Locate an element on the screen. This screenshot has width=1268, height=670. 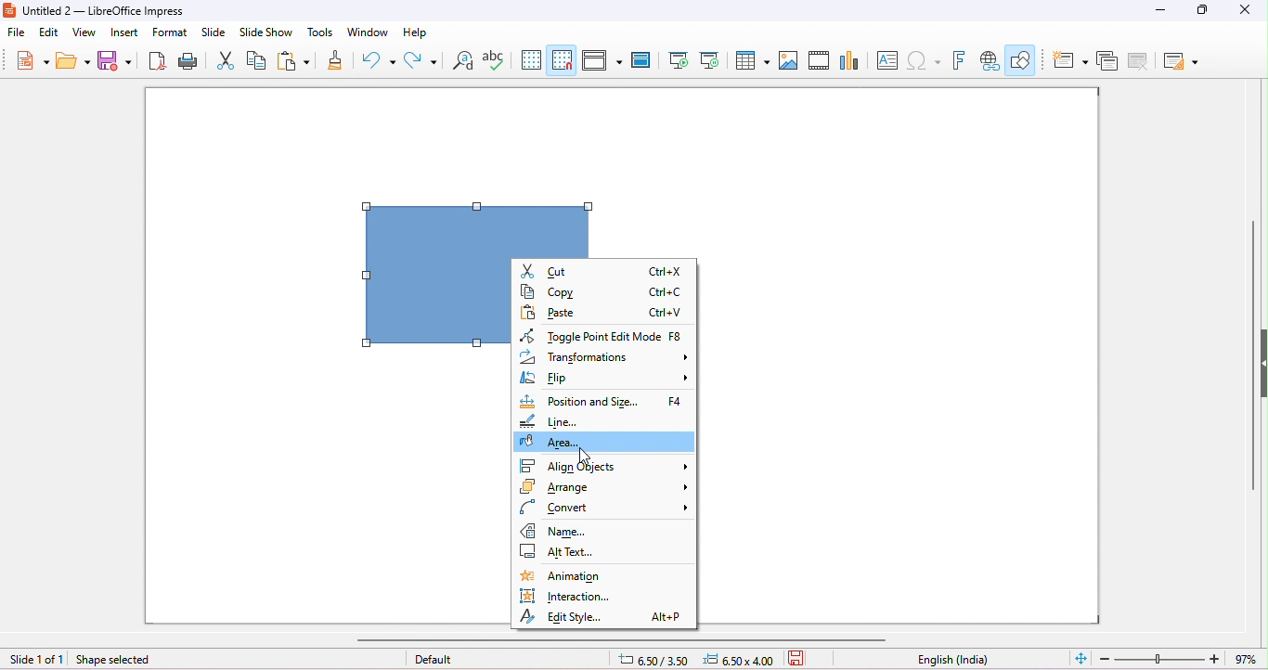
open is located at coordinates (73, 60).